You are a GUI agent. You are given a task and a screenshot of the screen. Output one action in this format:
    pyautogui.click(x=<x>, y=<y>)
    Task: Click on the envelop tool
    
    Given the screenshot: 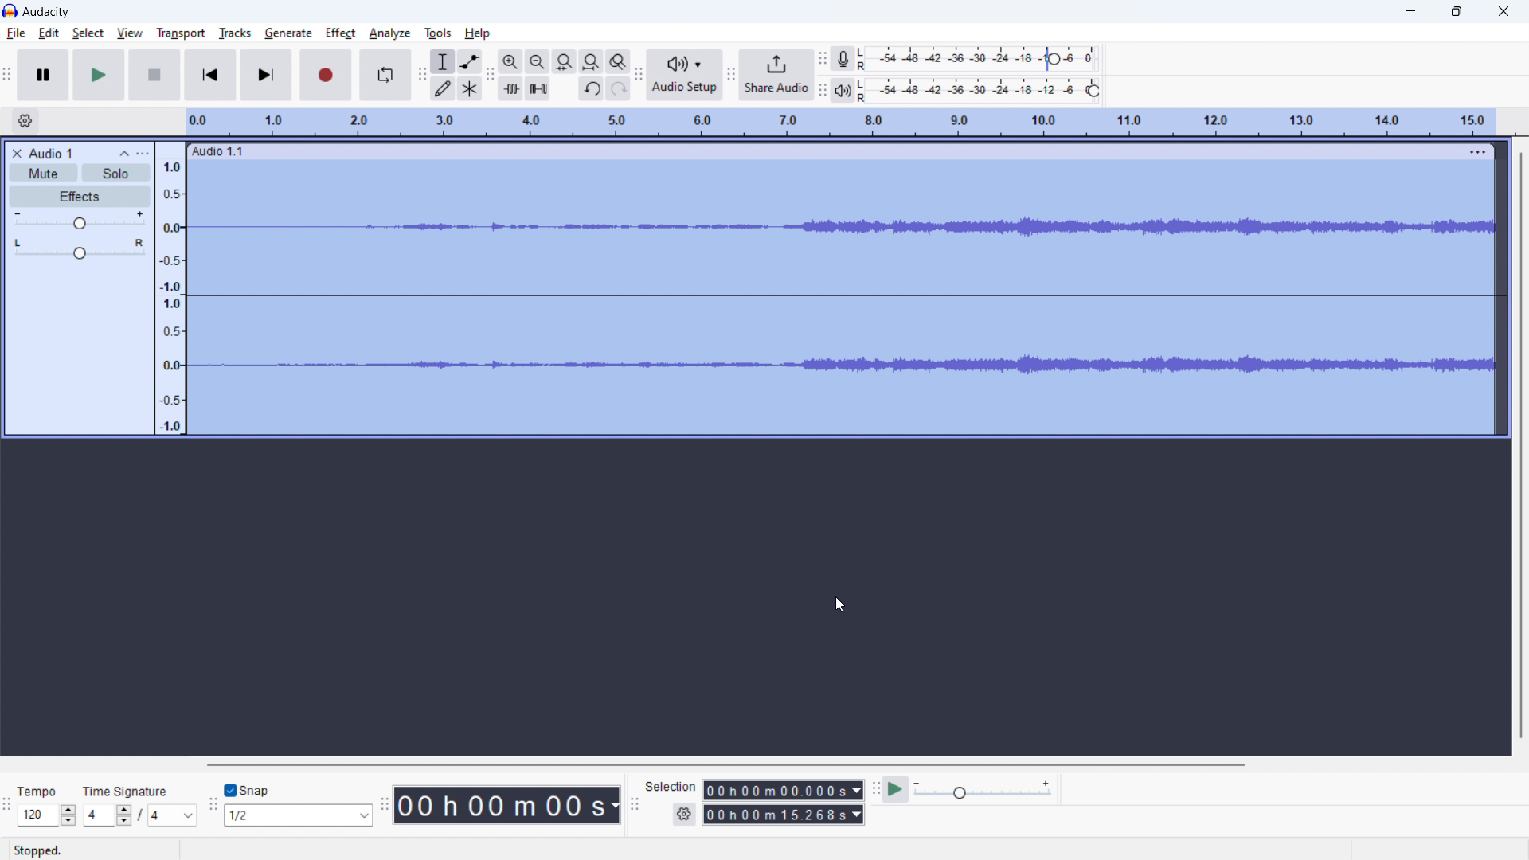 What is the action you would take?
    pyautogui.click(x=469, y=61)
    